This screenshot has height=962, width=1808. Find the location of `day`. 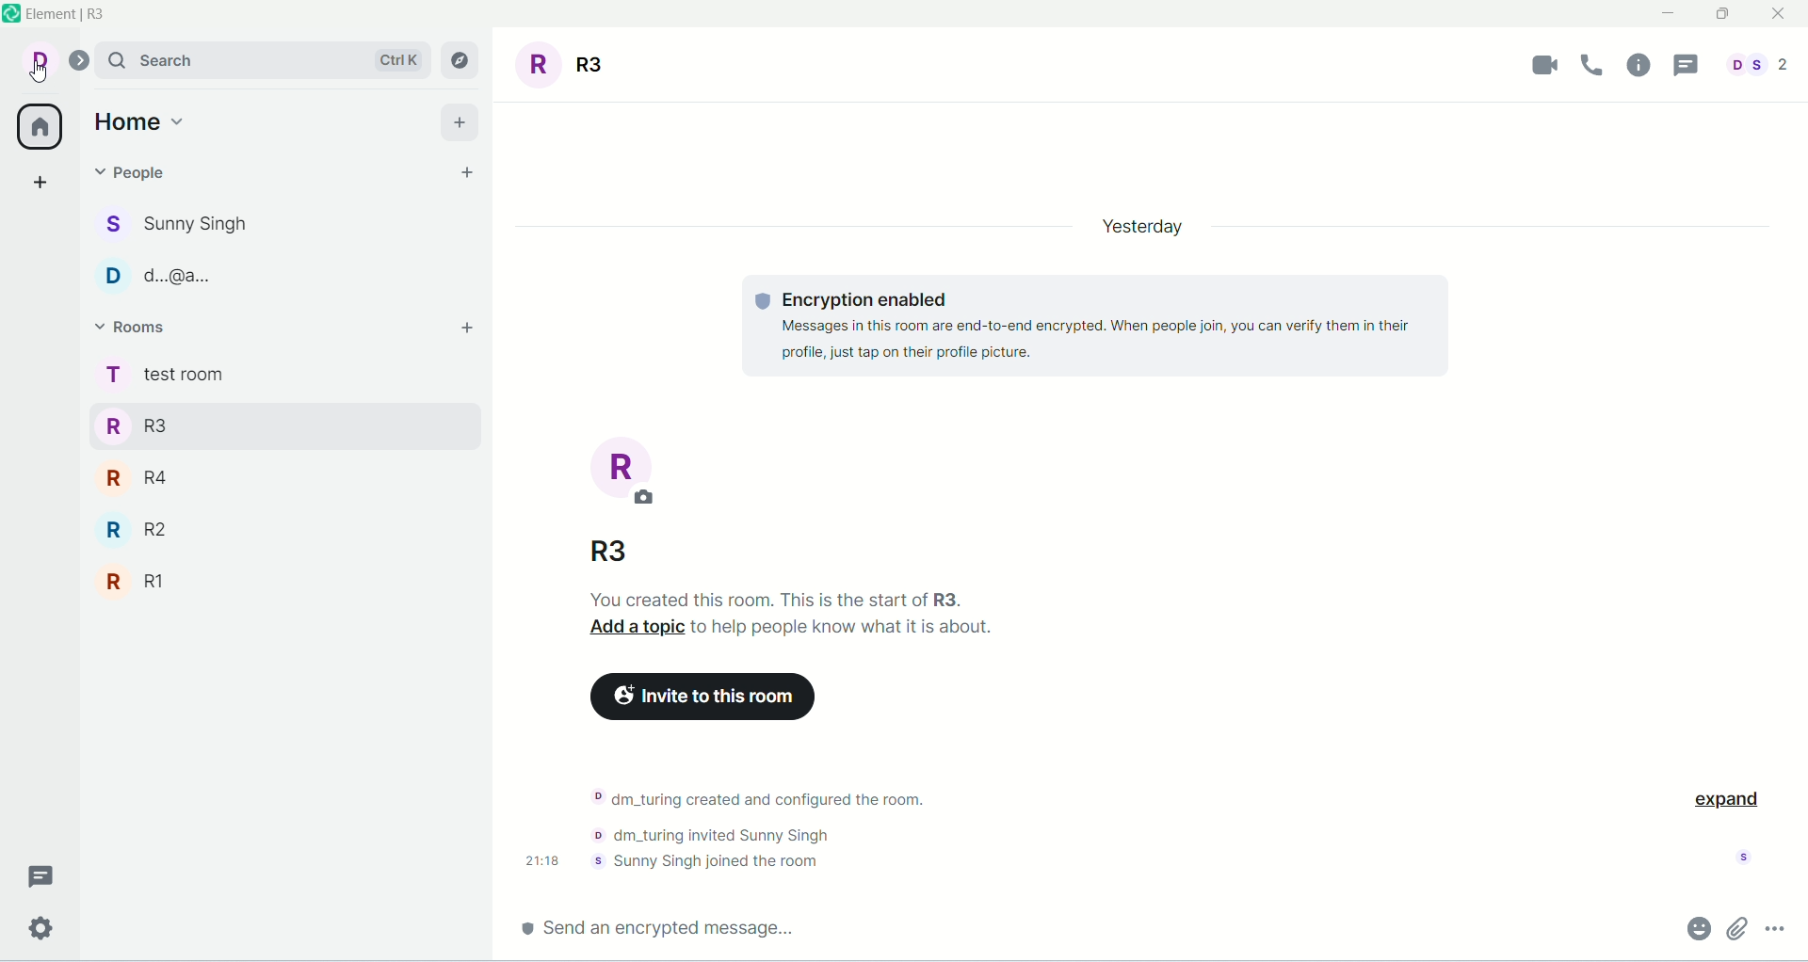

day is located at coordinates (1138, 229).